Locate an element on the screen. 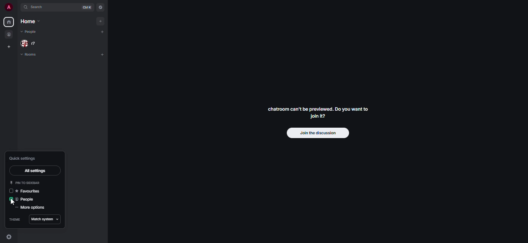 Image resolution: width=528 pixels, height=243 pixels. enabled is located at coordinates (11, 199).